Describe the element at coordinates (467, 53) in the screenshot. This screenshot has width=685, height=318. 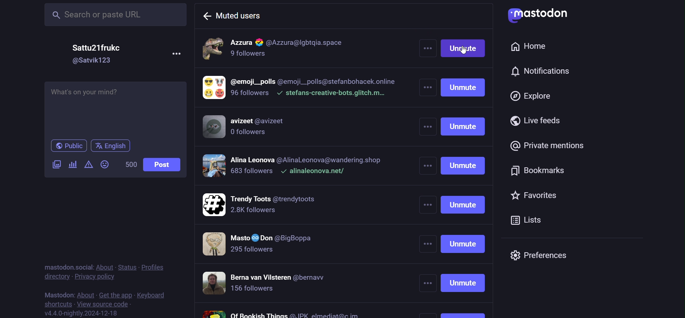
I see `cursor` at that location.